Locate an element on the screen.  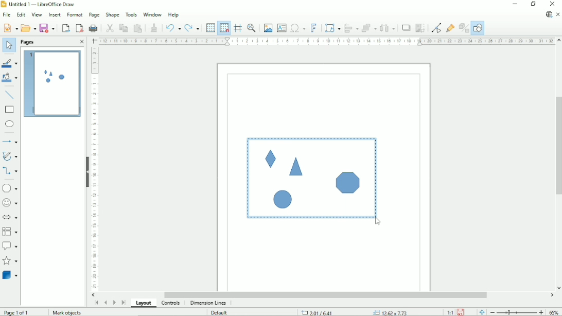
Update available is located at coordinates (549, 14).